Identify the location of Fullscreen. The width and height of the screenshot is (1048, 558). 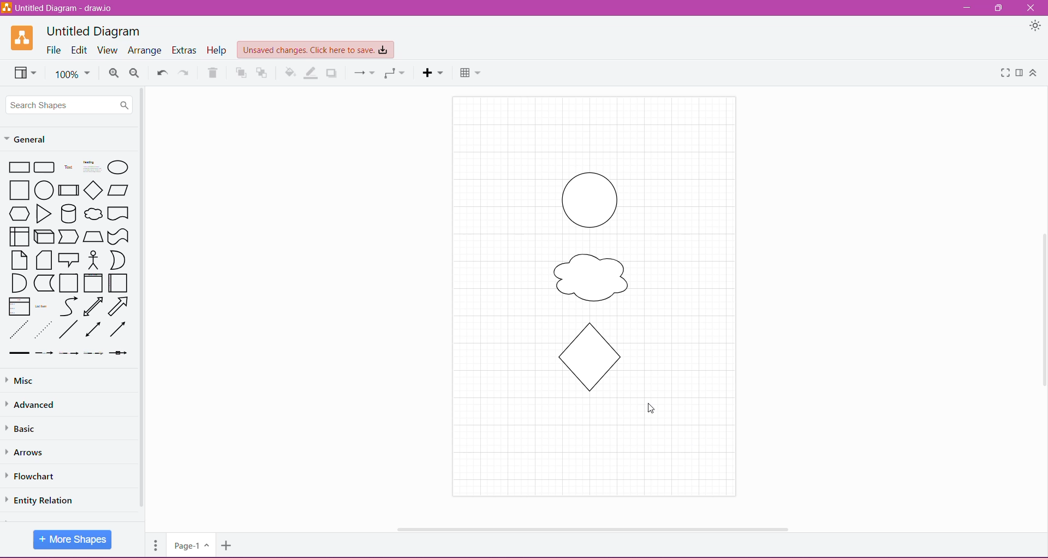
(1002, 73).